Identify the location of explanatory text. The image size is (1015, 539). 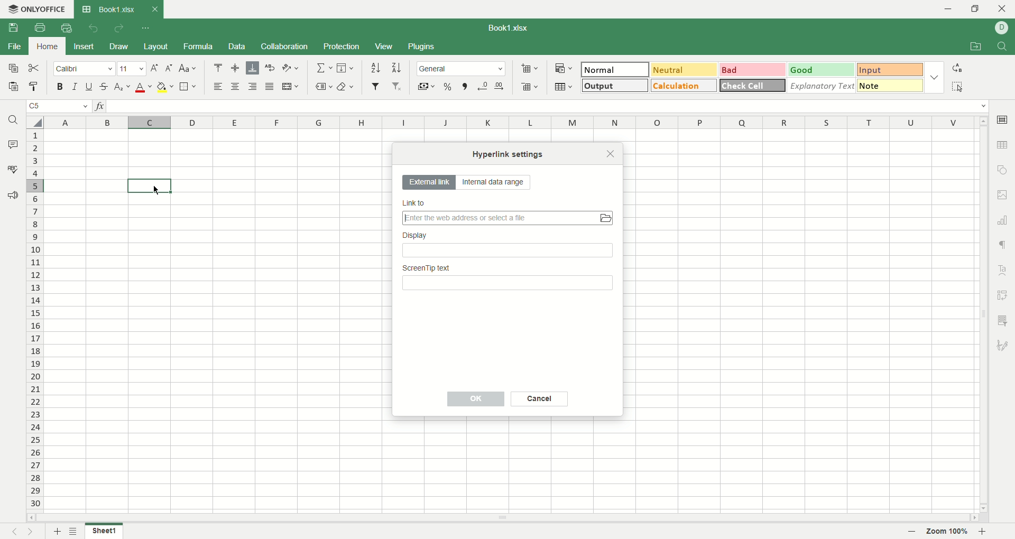
(825, 85).